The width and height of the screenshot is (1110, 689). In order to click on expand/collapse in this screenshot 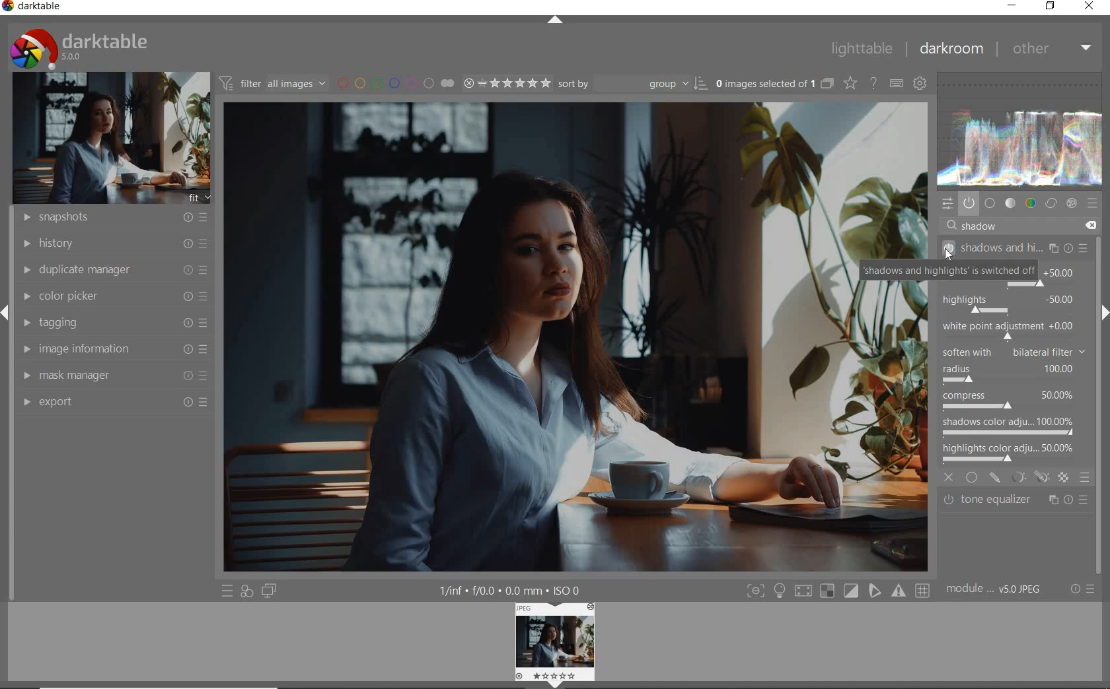, I will do `click(1103, 313)`.